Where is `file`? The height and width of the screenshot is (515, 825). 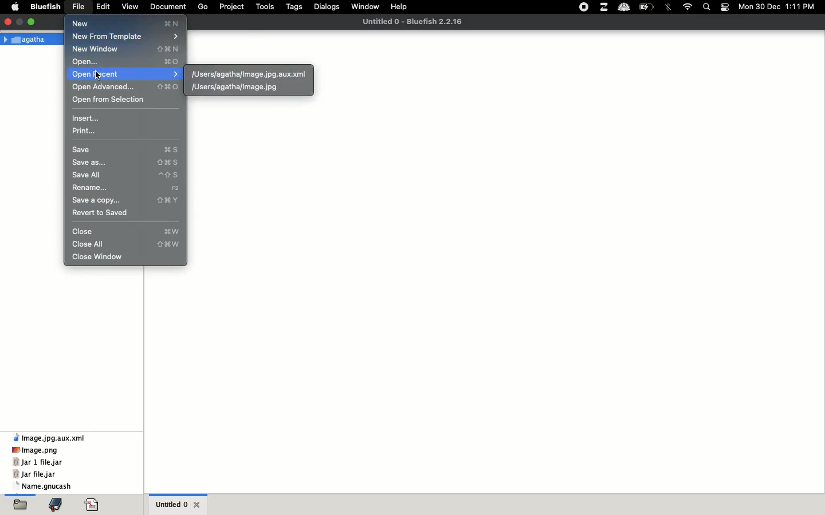 file is located at coordinates (80, 6).